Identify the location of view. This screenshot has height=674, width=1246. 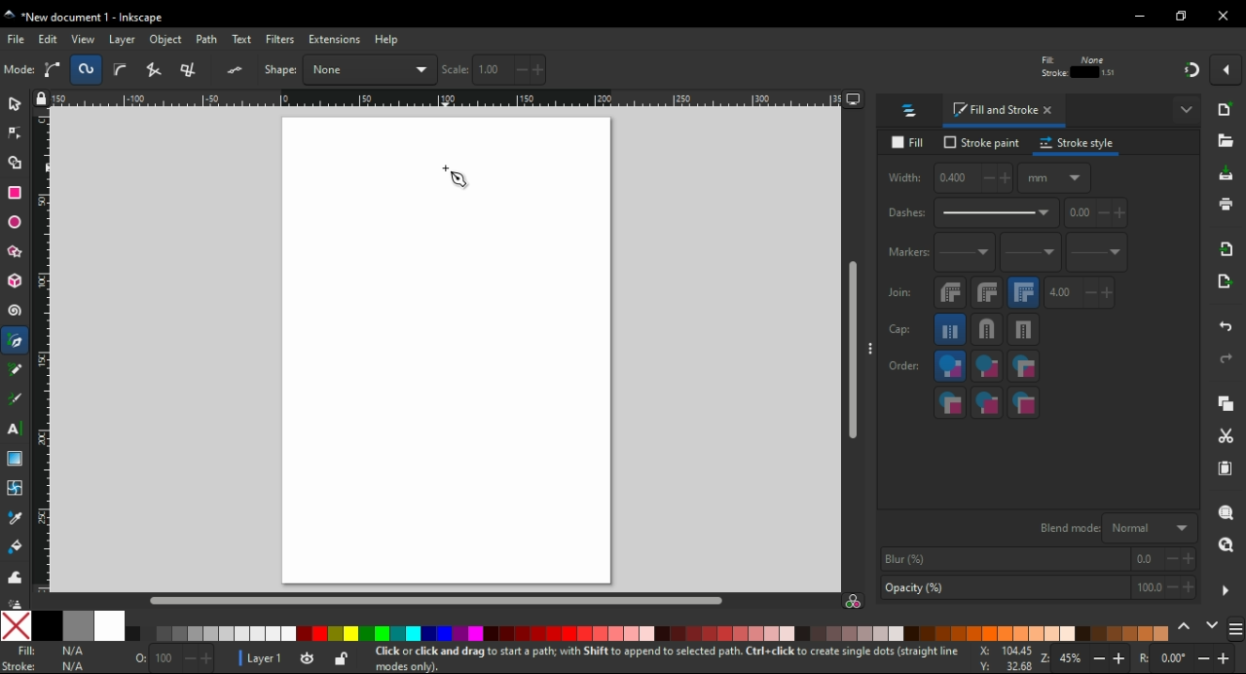
(84, 39).